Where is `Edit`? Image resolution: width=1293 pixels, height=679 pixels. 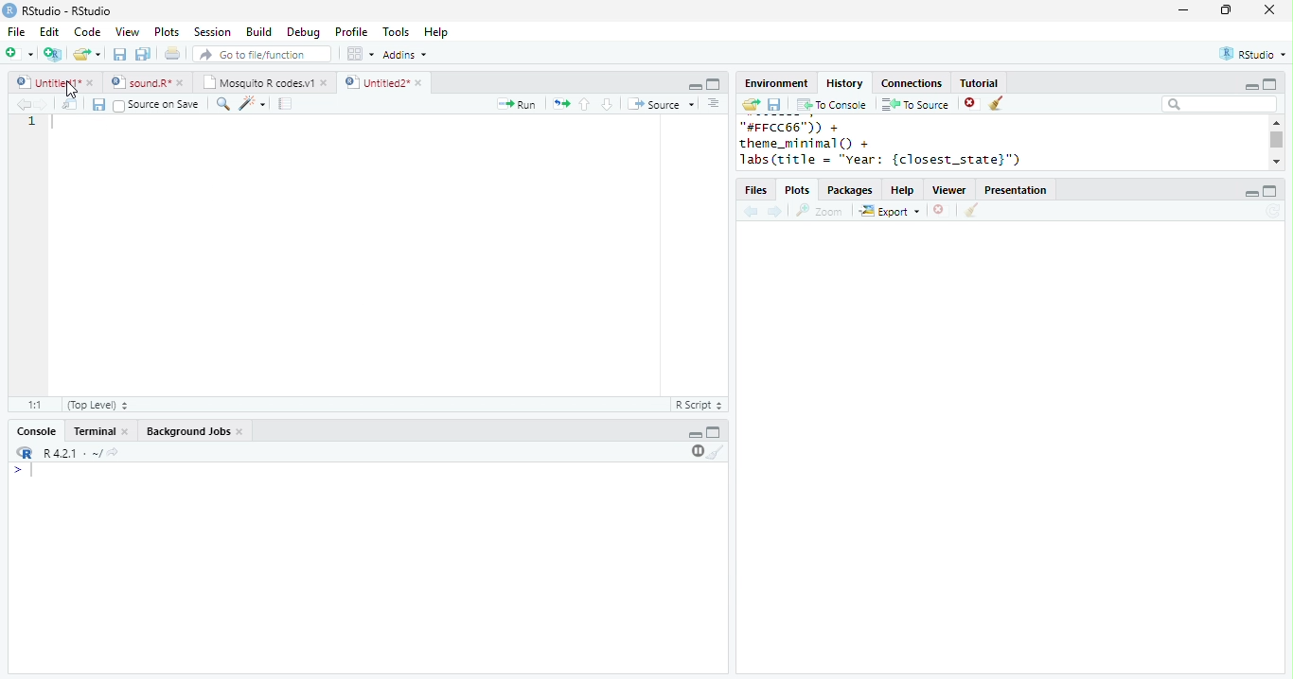
Edit is located at coordinates (49, 32).